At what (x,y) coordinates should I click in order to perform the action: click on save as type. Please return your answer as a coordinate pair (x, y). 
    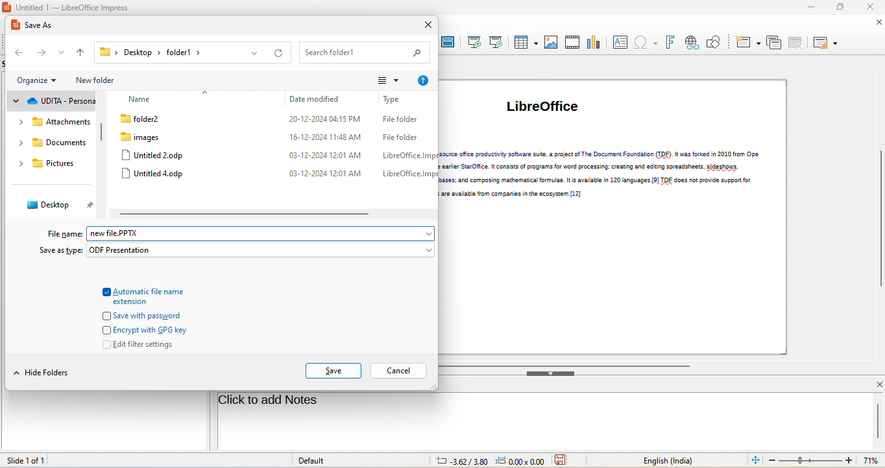
    Looking at the image, I should click on (57, 252).